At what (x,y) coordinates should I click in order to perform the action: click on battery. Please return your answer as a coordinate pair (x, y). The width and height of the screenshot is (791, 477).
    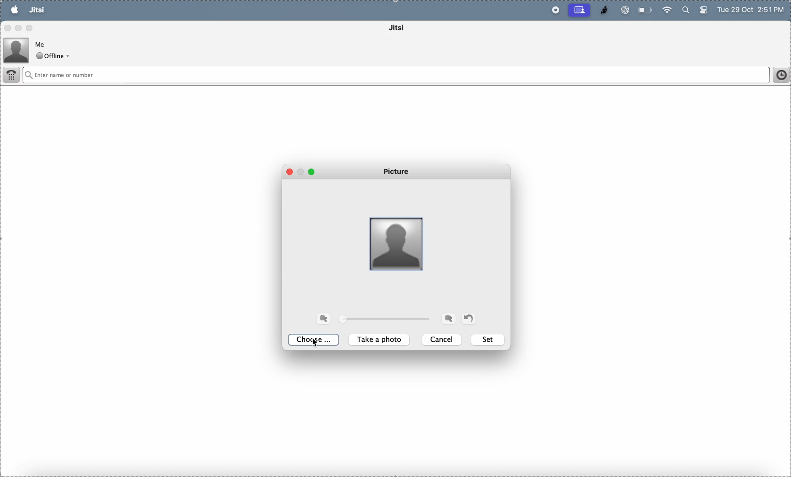
    Looking at the image, I should click on (646, 10).